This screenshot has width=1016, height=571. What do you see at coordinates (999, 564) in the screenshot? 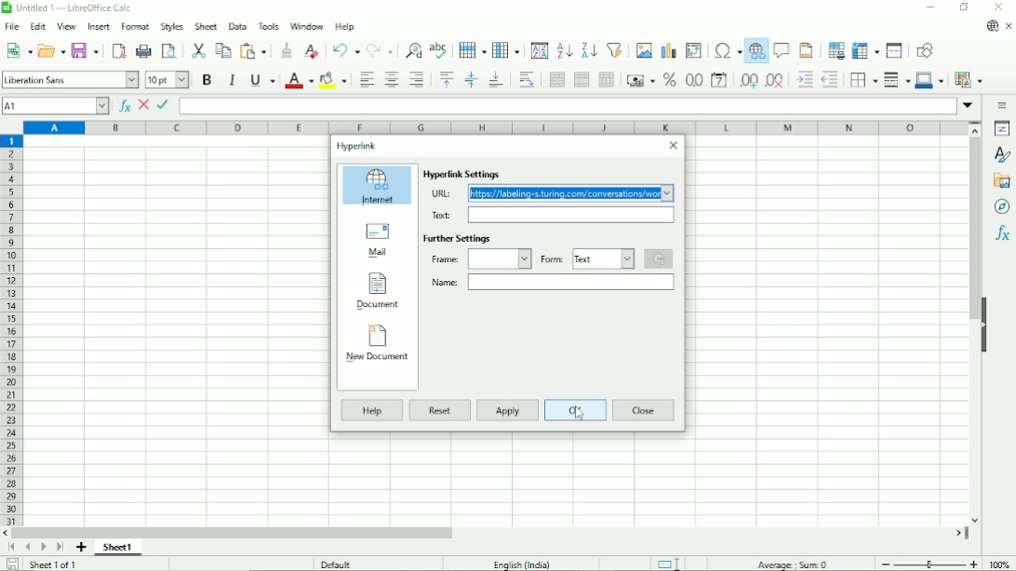
I see `Zoom factor` at bounding box center [999, 564].